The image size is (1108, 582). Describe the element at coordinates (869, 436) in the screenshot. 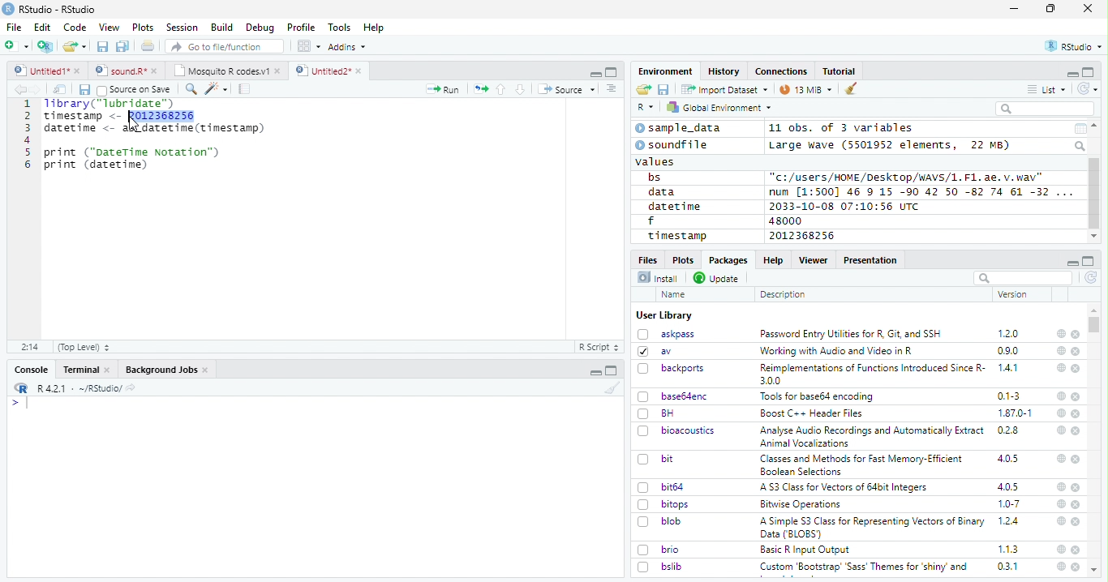

I see `Analyse Audio Recordings and Automatically ExtractAnimal Vocalizations` at that location.